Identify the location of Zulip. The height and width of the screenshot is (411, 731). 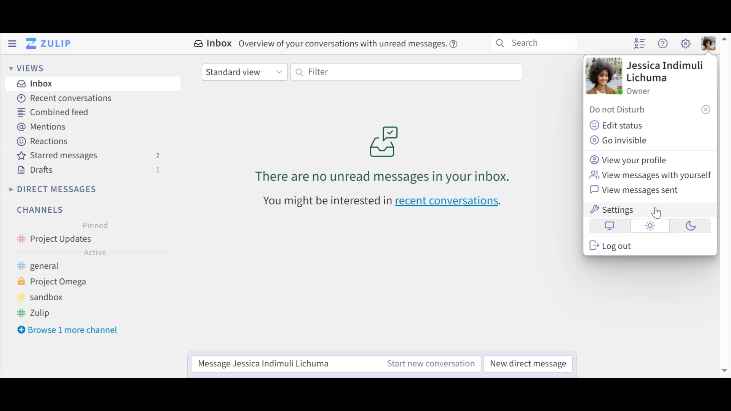
(46, 313).